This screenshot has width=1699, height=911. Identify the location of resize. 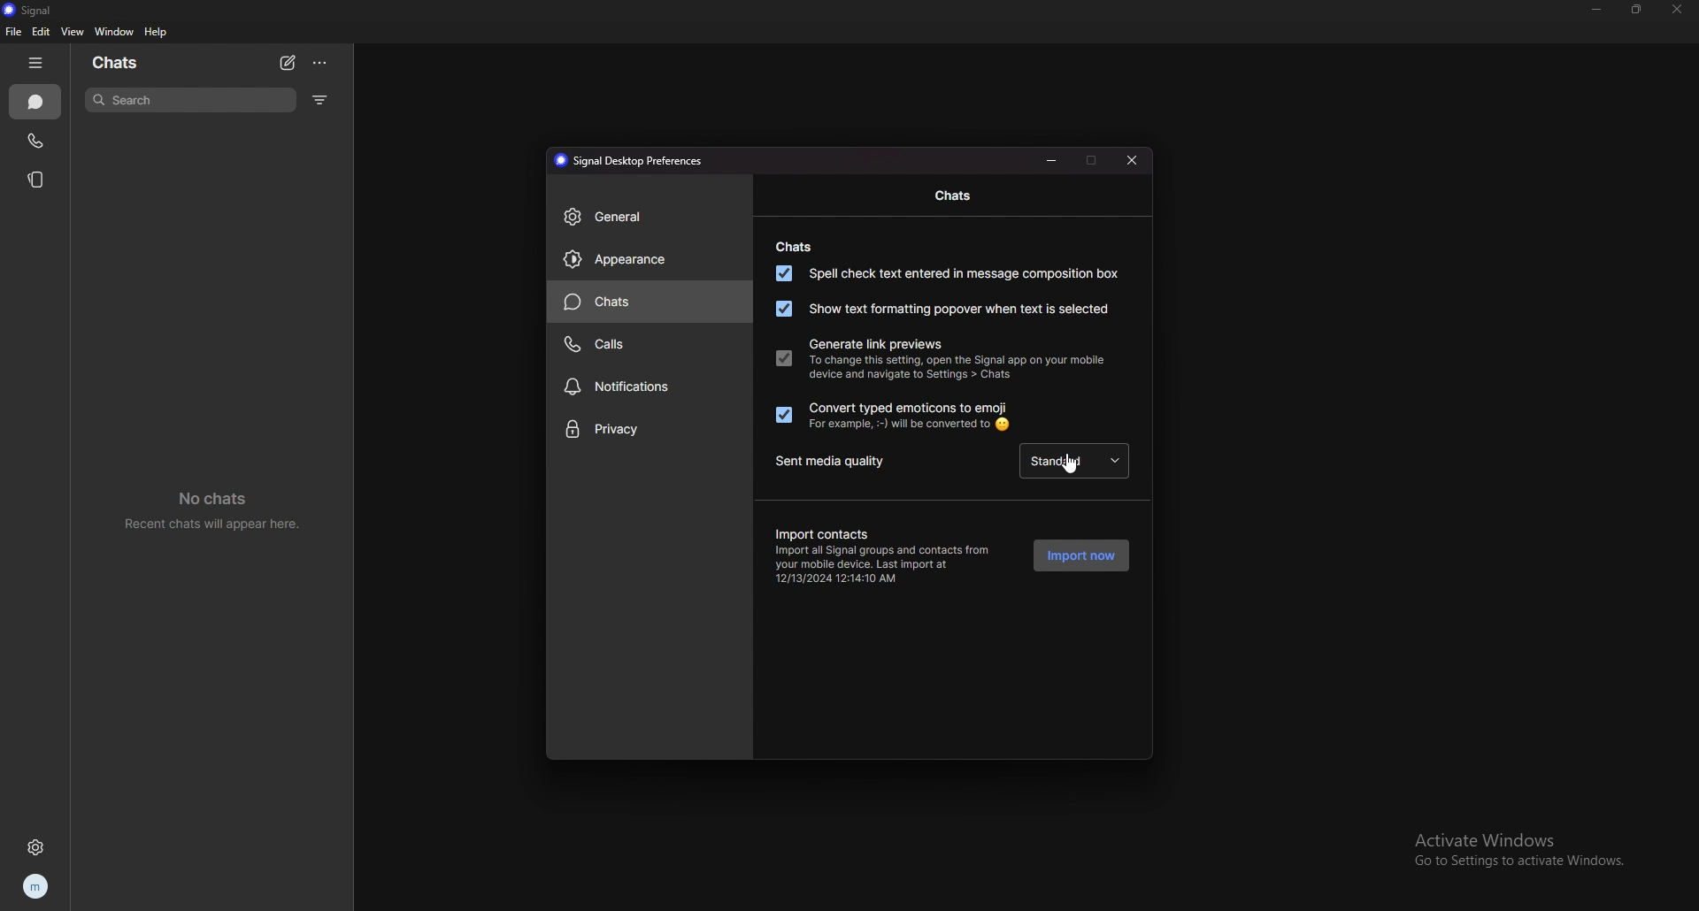
(1637, 8).